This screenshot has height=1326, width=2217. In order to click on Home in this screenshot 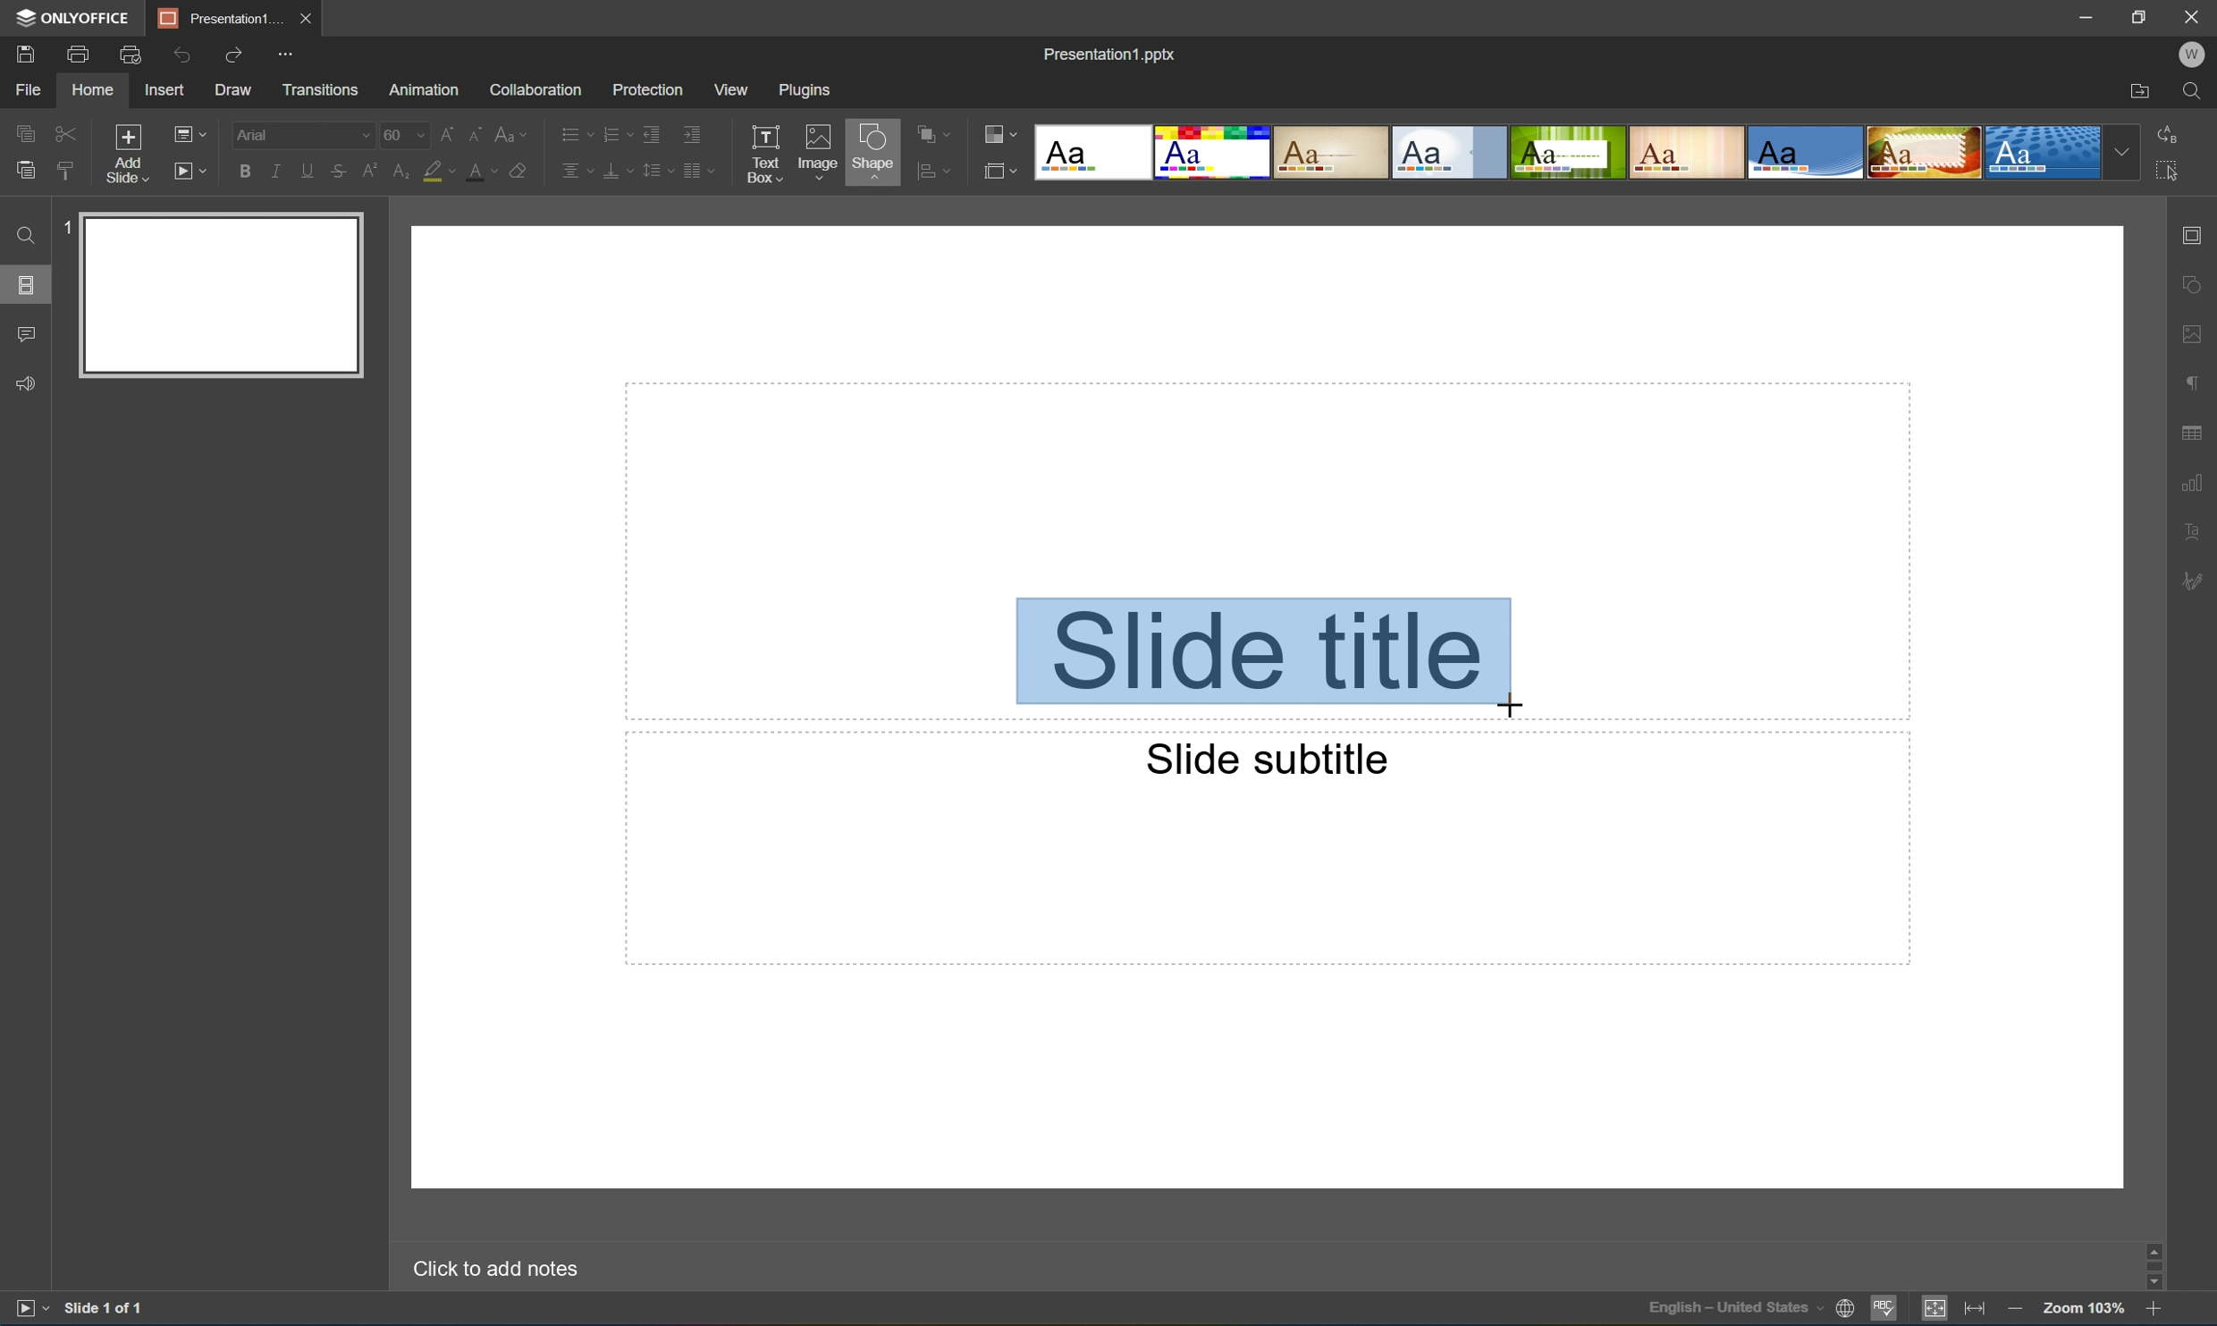, I will do `click(93, 91)`.